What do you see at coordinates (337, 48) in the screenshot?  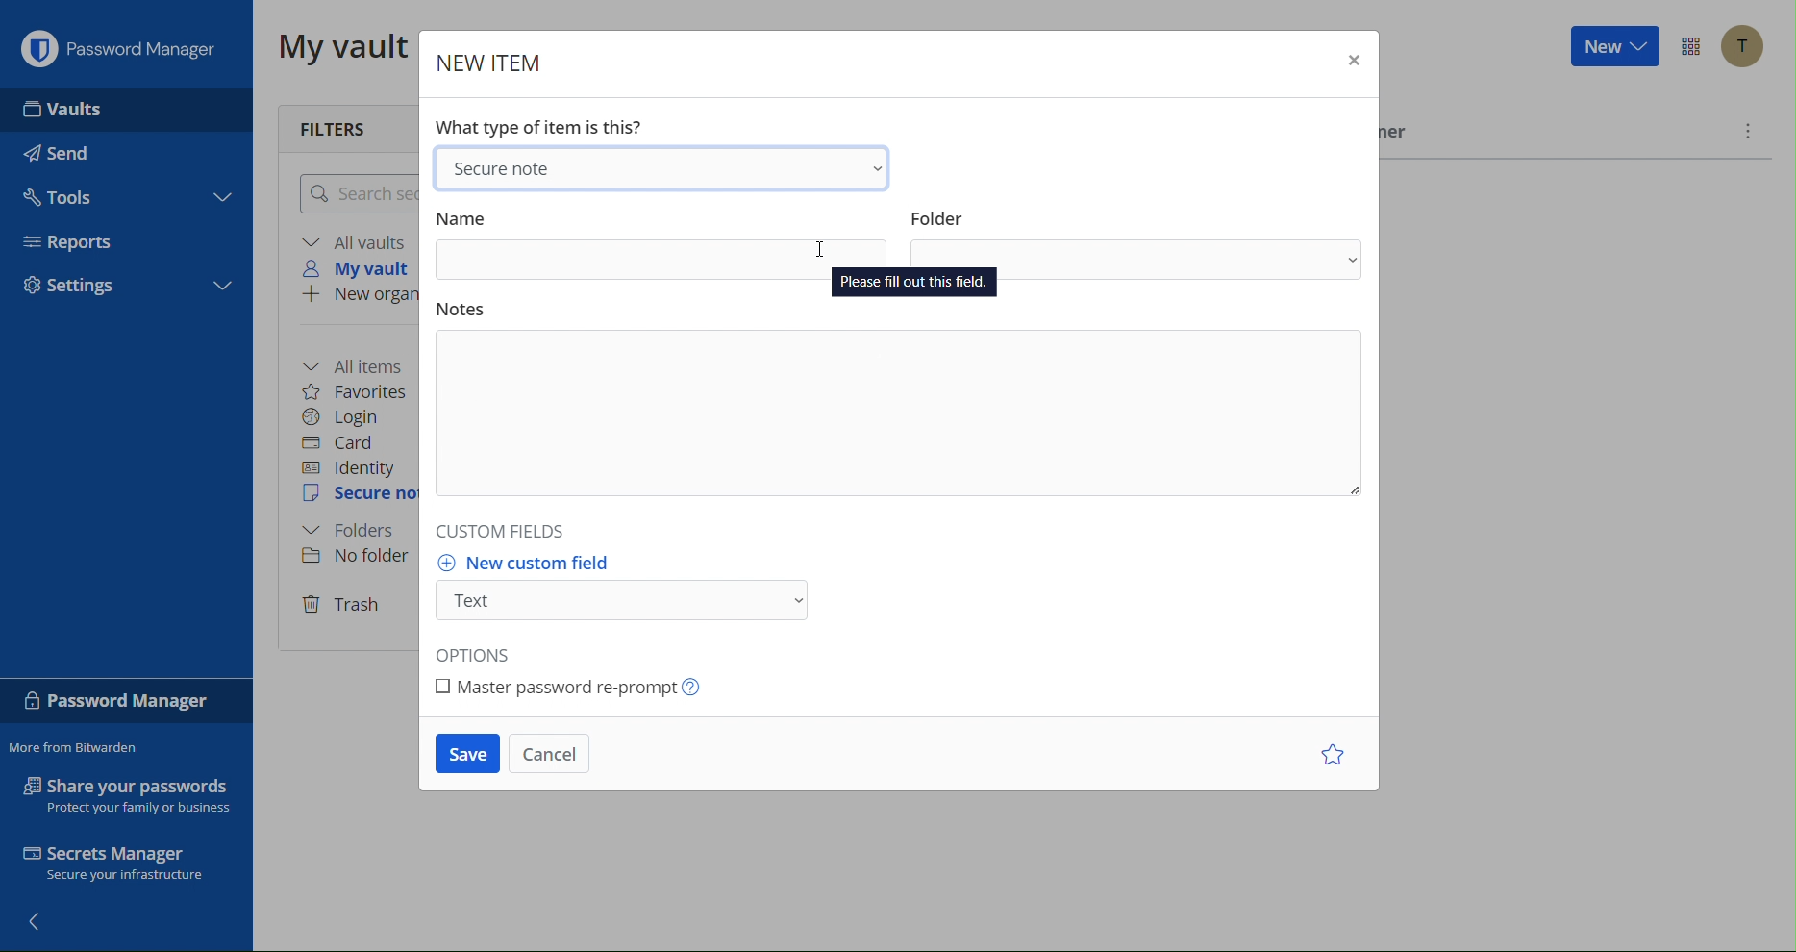 I see `My vault` at bounding box center [337, 48].